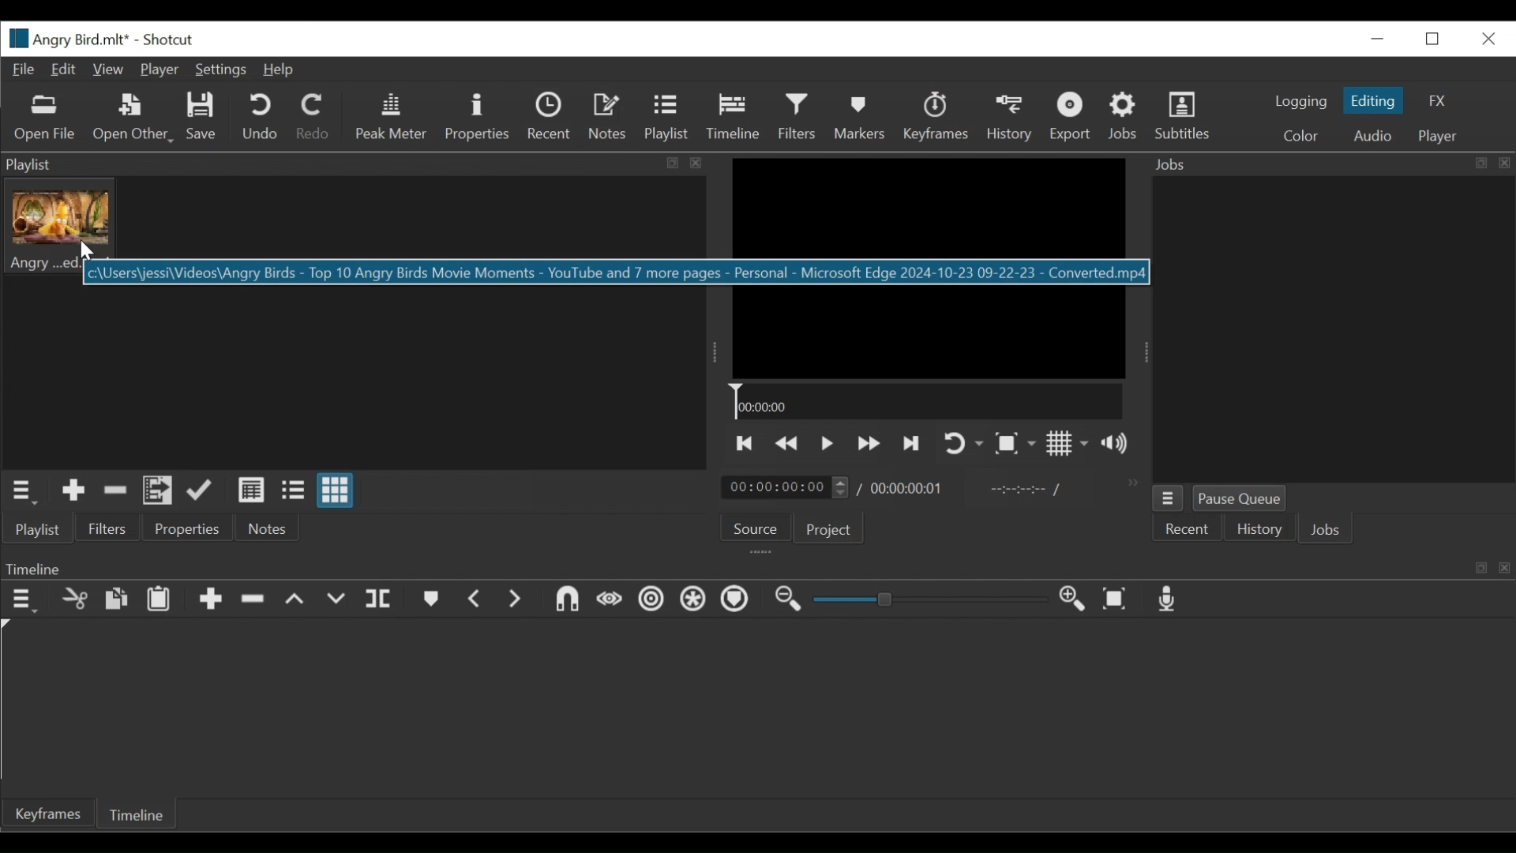 The image size is (1516, 853). I want to click on Play forward quickly, so click(869, 443).